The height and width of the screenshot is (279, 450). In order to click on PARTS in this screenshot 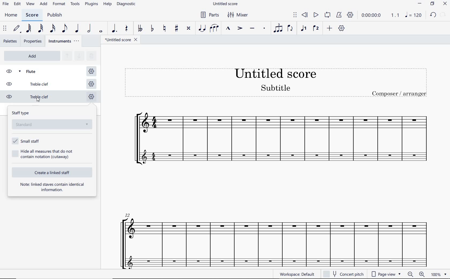, I will do `click(210, 15)`.